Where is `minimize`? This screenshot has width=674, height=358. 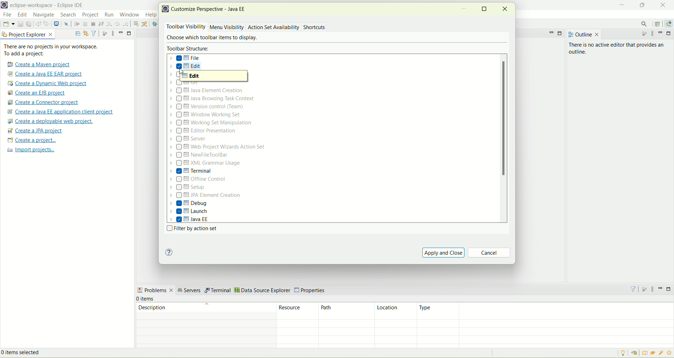 minimize is located at coordinates (661, 288).